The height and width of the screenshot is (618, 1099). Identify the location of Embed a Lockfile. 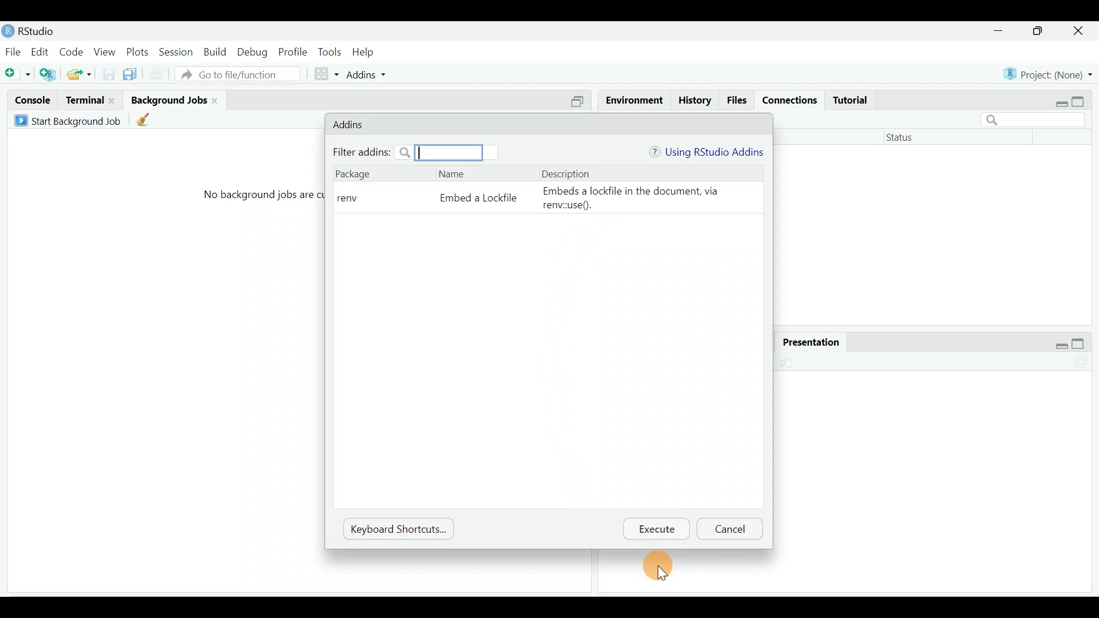
(475, 202).